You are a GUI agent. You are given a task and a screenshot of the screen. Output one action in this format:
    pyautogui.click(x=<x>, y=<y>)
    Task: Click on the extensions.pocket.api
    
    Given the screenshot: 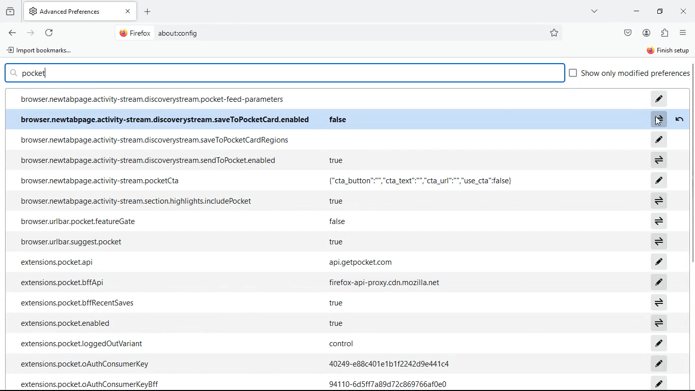 What is the action you would take?
    pyautogui.click(x=57, y=263)
    